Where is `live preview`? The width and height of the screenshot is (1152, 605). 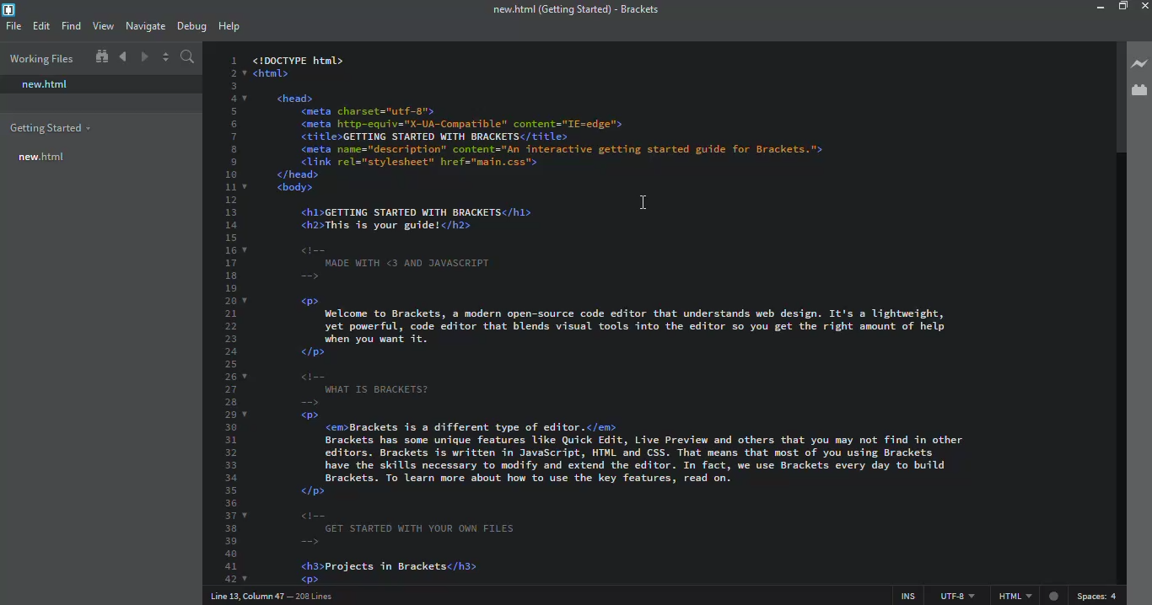 live preview is located at coordinates (1139, 63).